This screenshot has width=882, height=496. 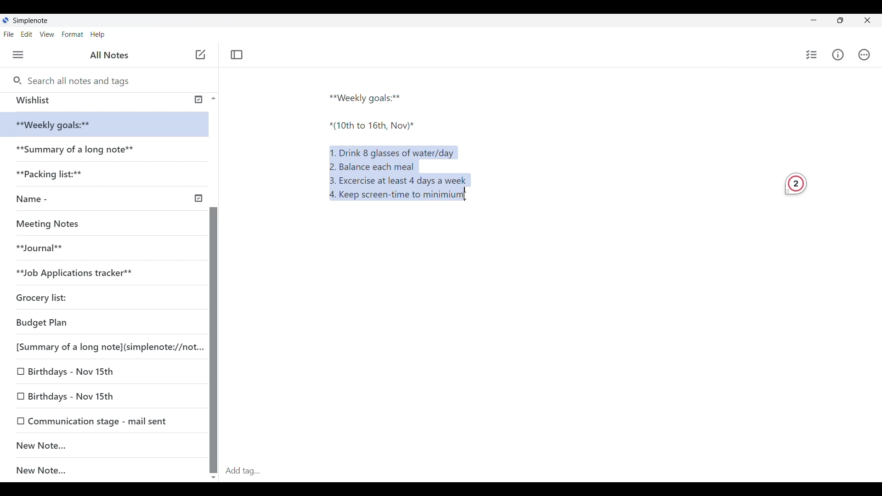 What do you see at coordinates (79, 79) in the screenshot?
I see `Search all notes and tags` at bounding box center [79, 79].